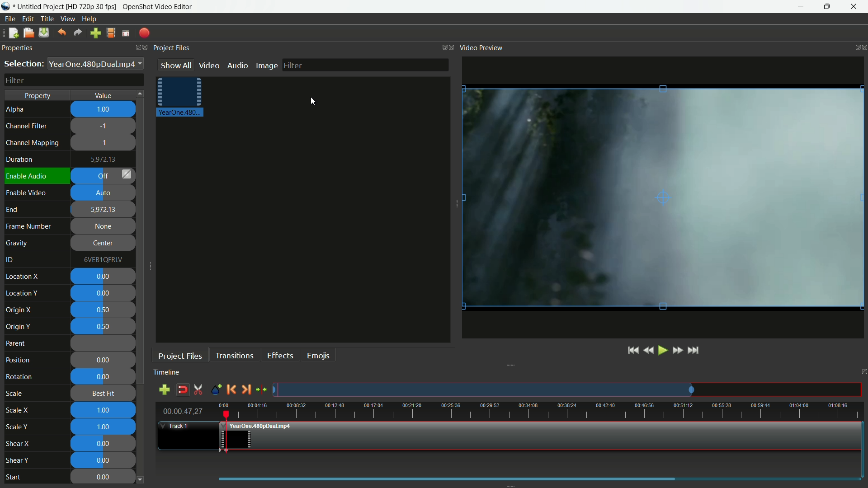 The width and height of the screenshot is (868, 488). I want to click on disable snap, so click(183, 389).